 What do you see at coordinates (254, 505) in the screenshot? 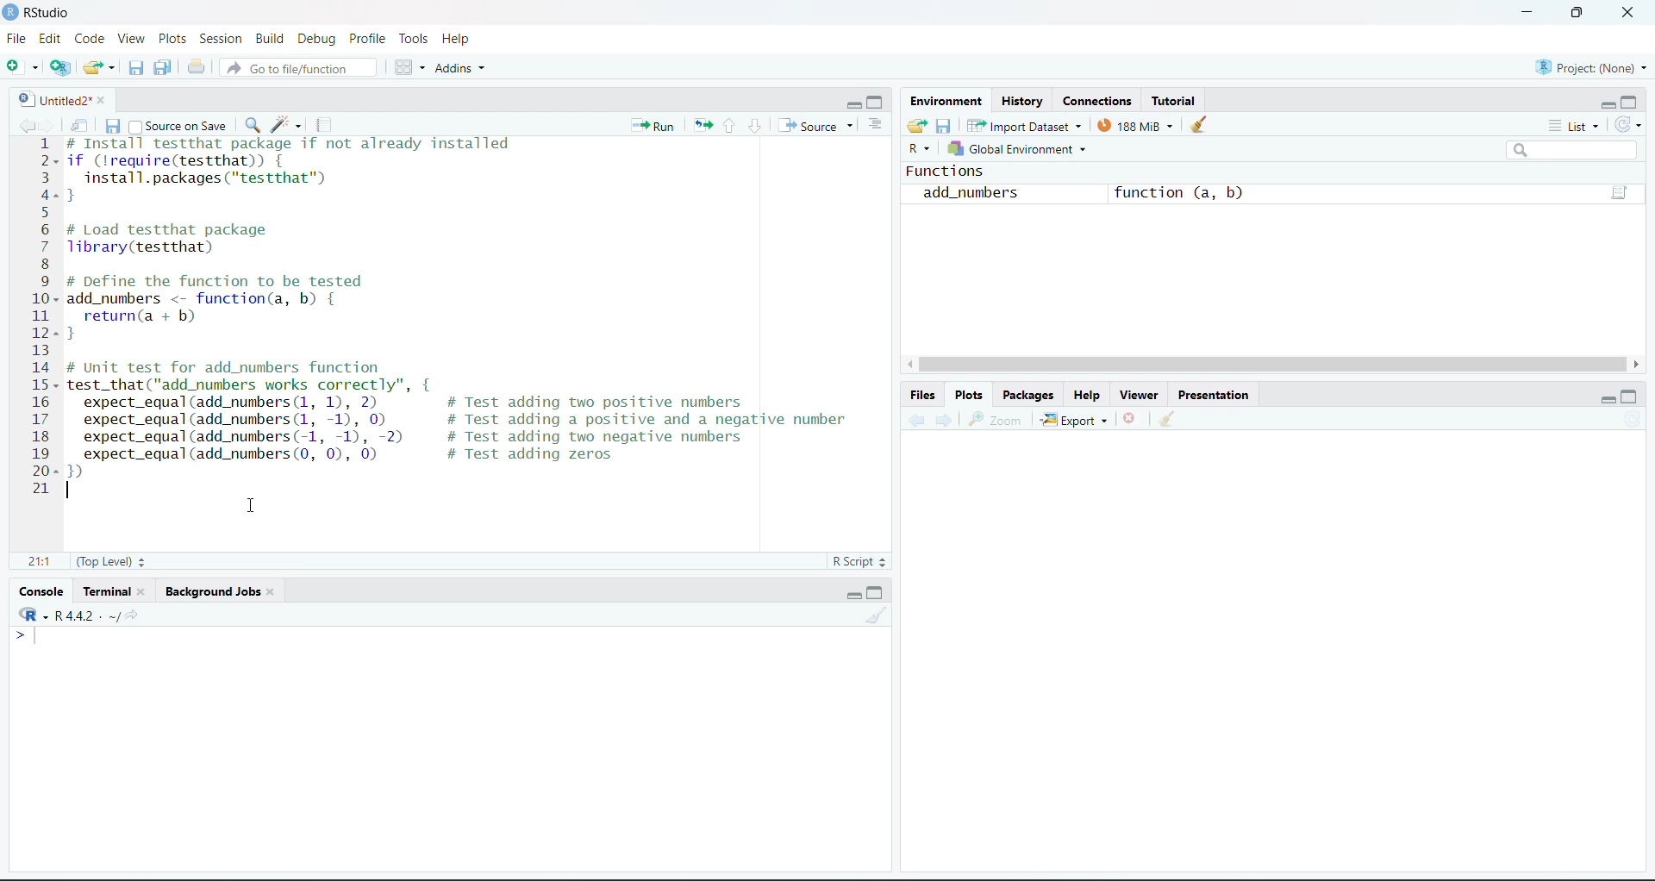
I see `cursor` at bounding box center [254, 505].